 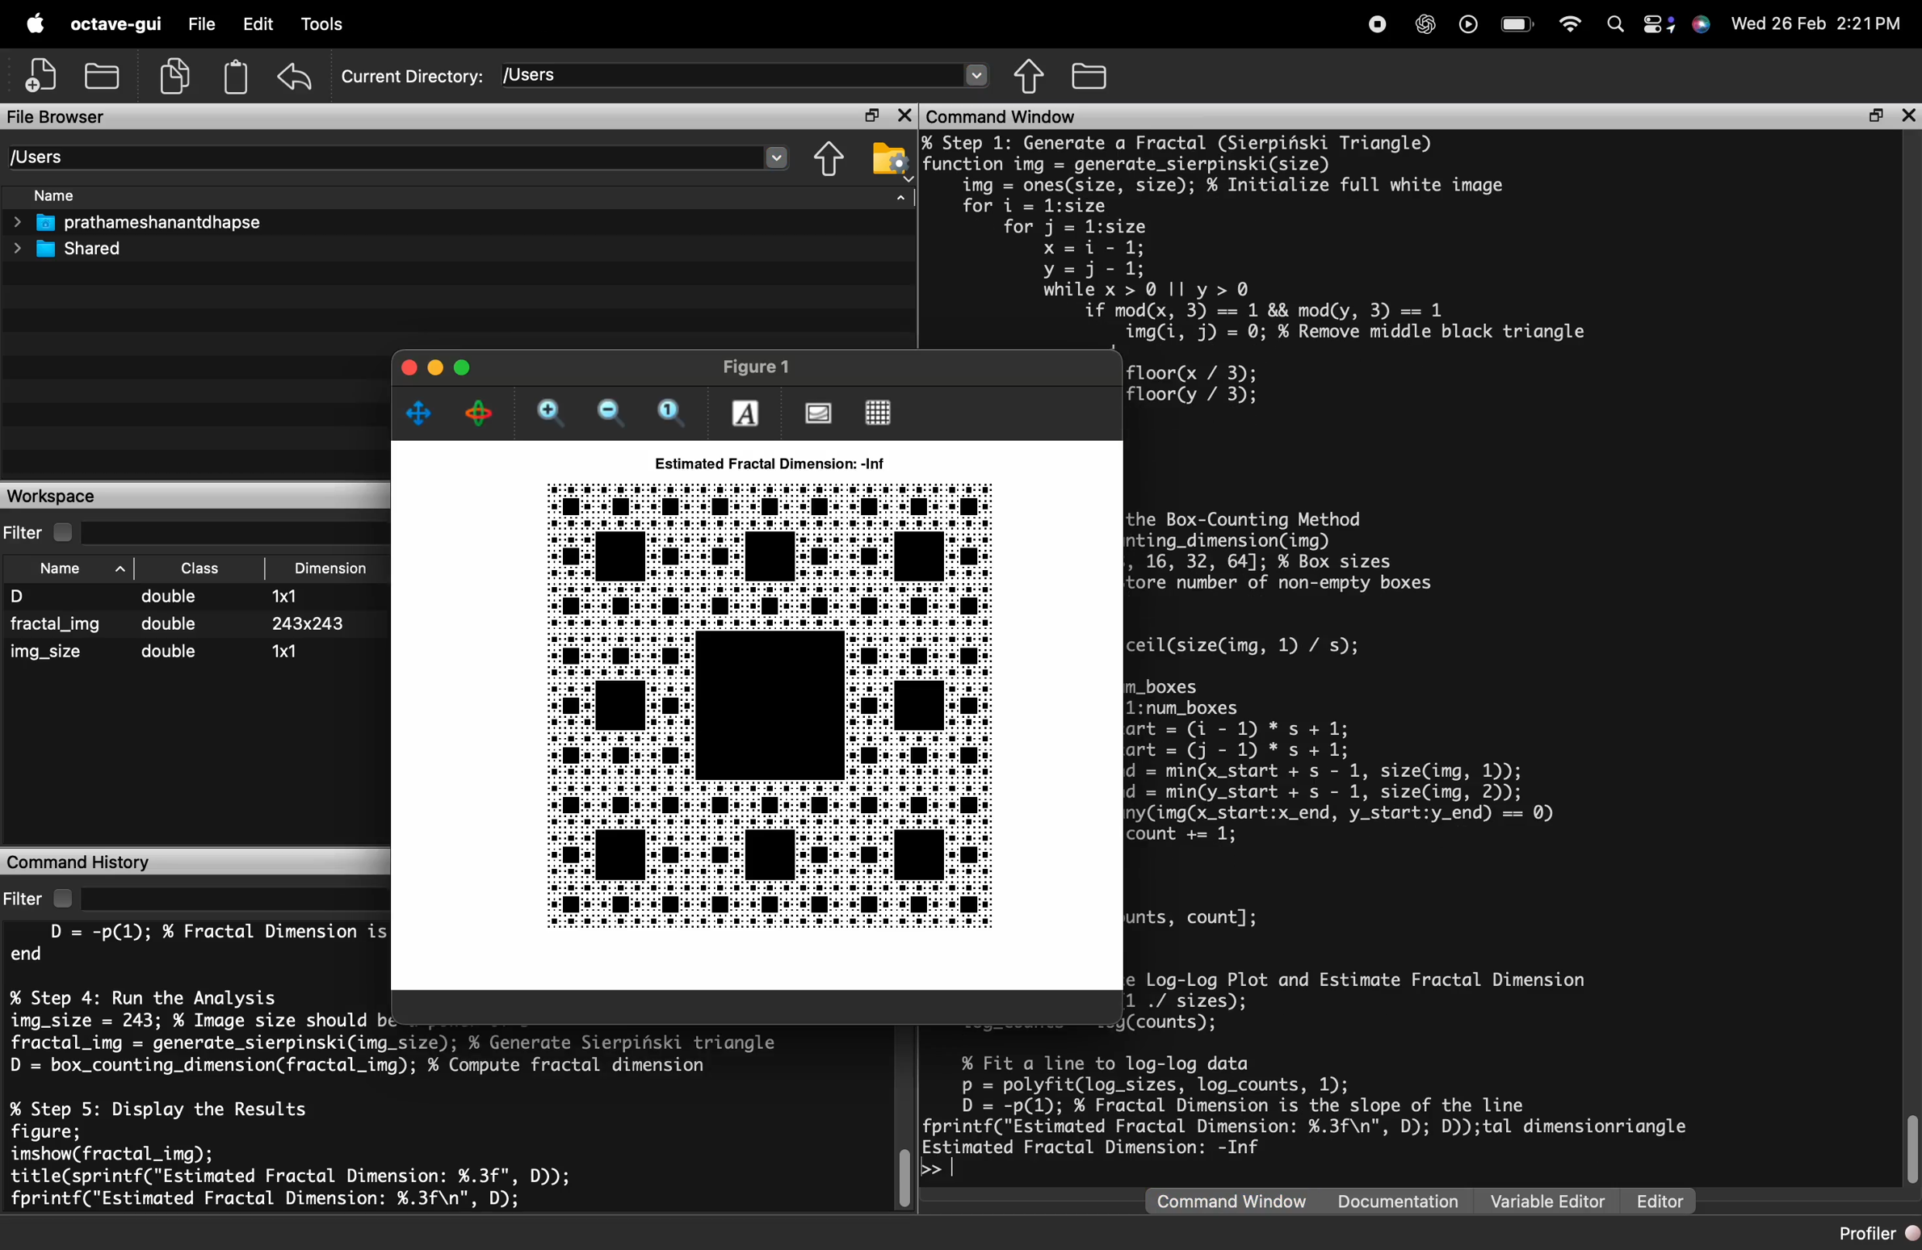 I want to click on Shared, so click(x=64, y=248).